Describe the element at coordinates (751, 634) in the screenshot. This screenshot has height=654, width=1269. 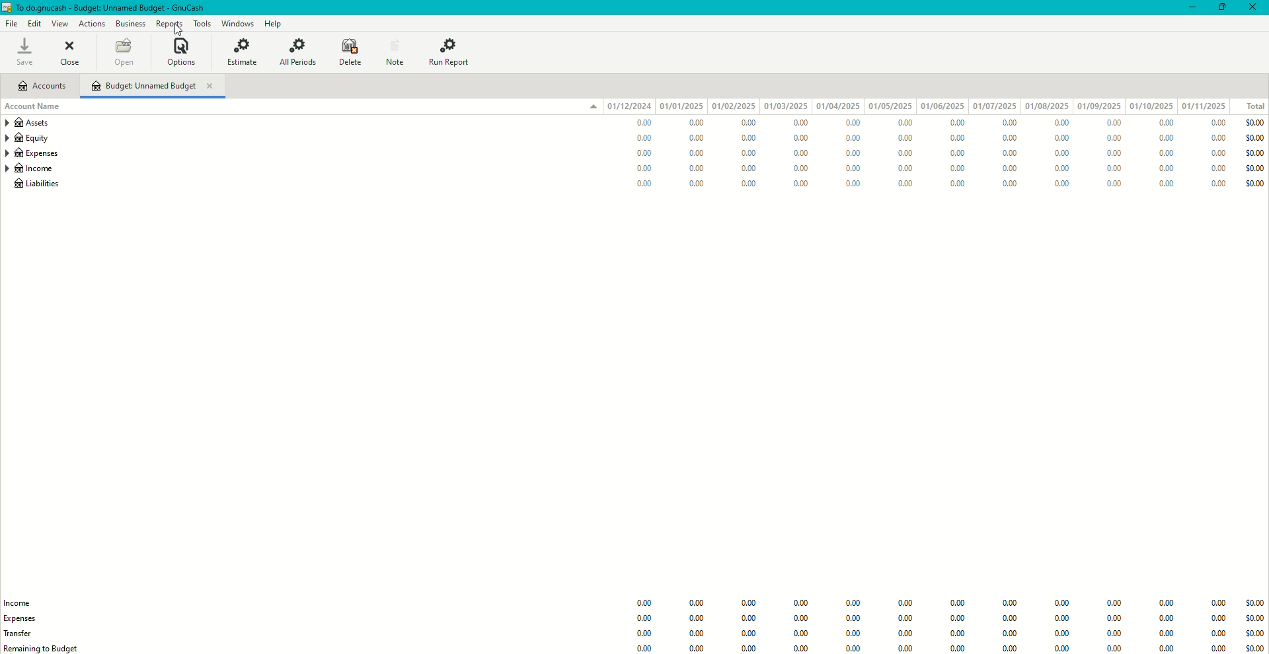
I see `0.00` at that location.